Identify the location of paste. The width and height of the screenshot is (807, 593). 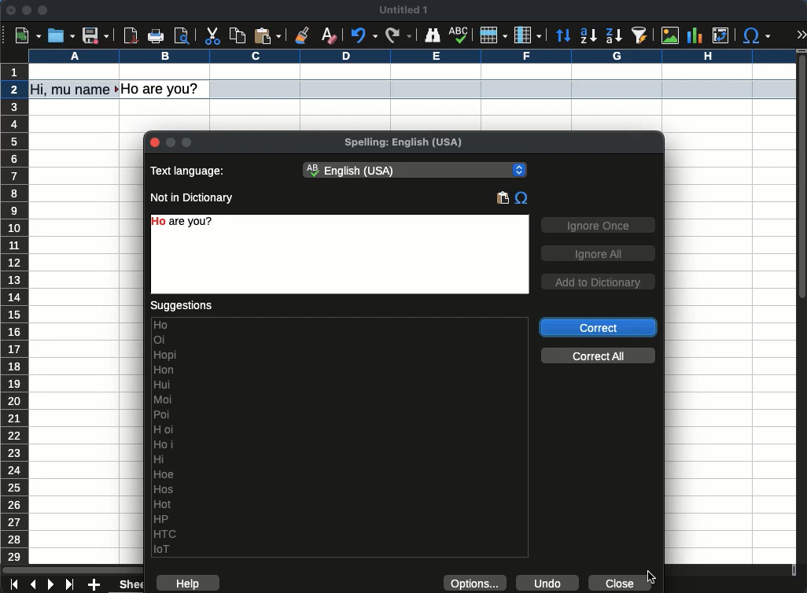
(503, 197).